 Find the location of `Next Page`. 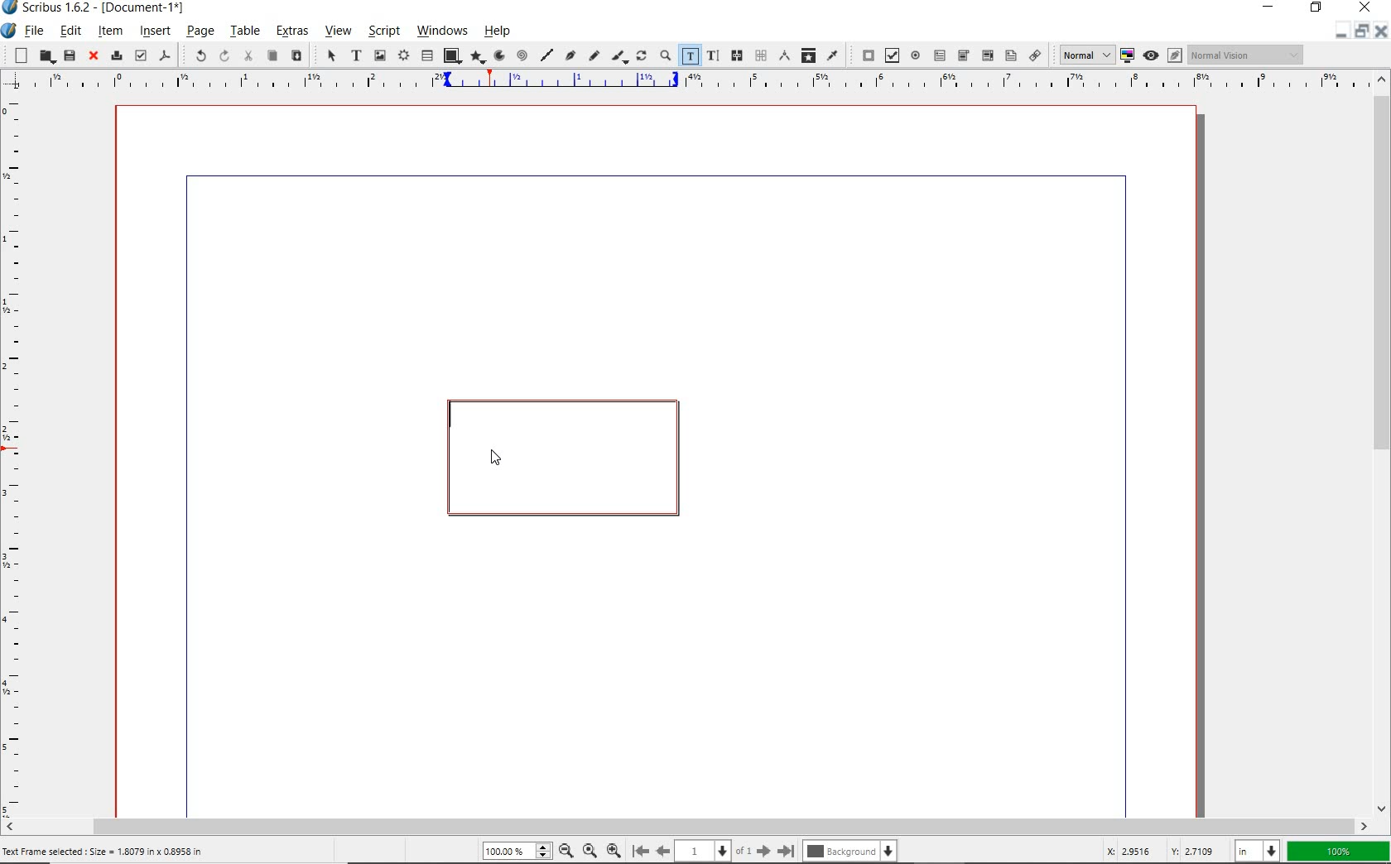

Next Page is located at coordinates (765, 851).